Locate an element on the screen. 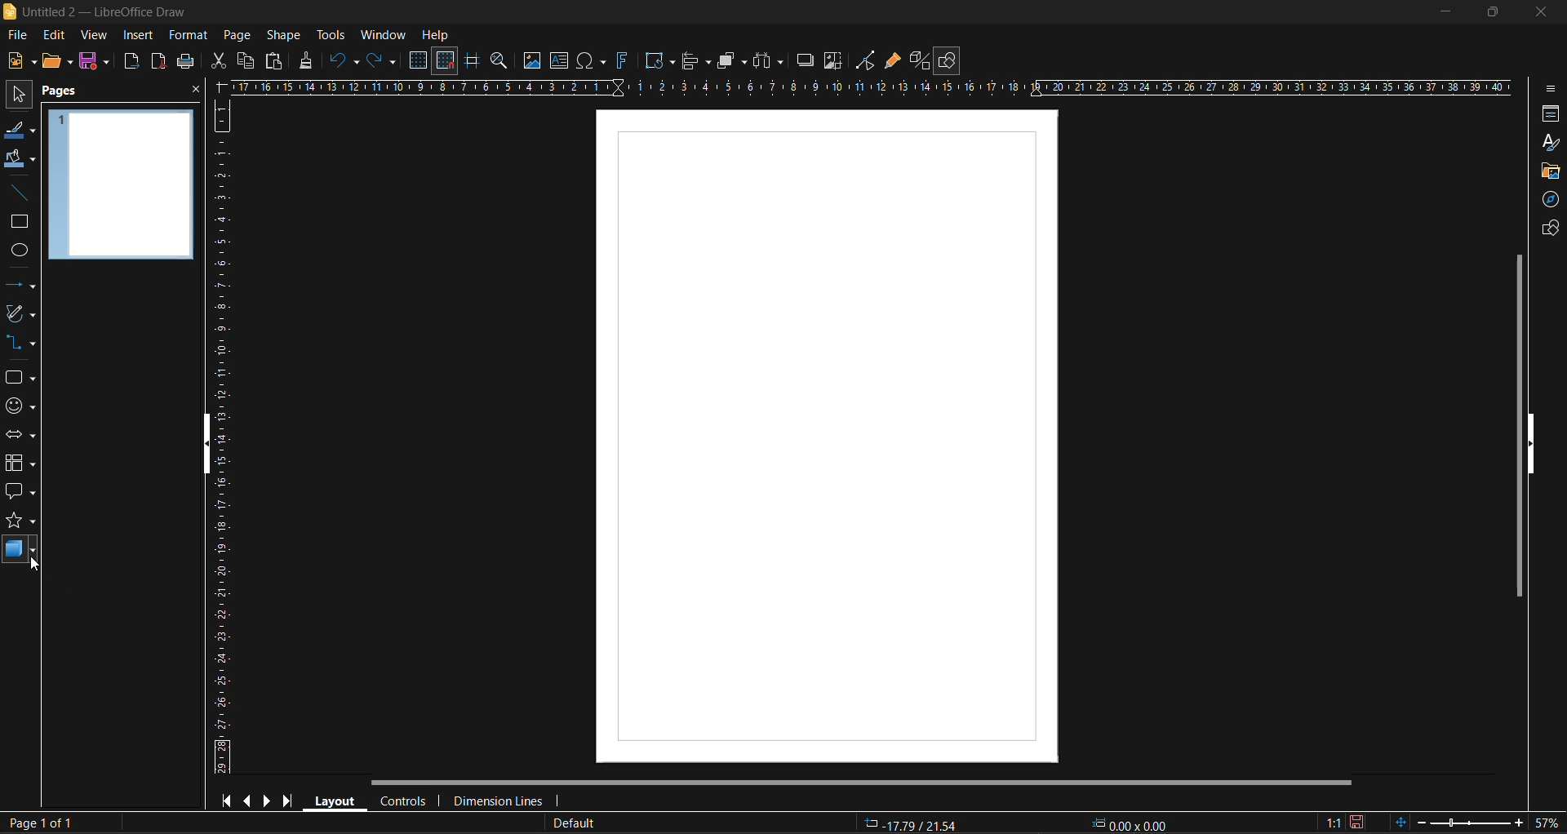  insert line is located at coordinates (19, 193).